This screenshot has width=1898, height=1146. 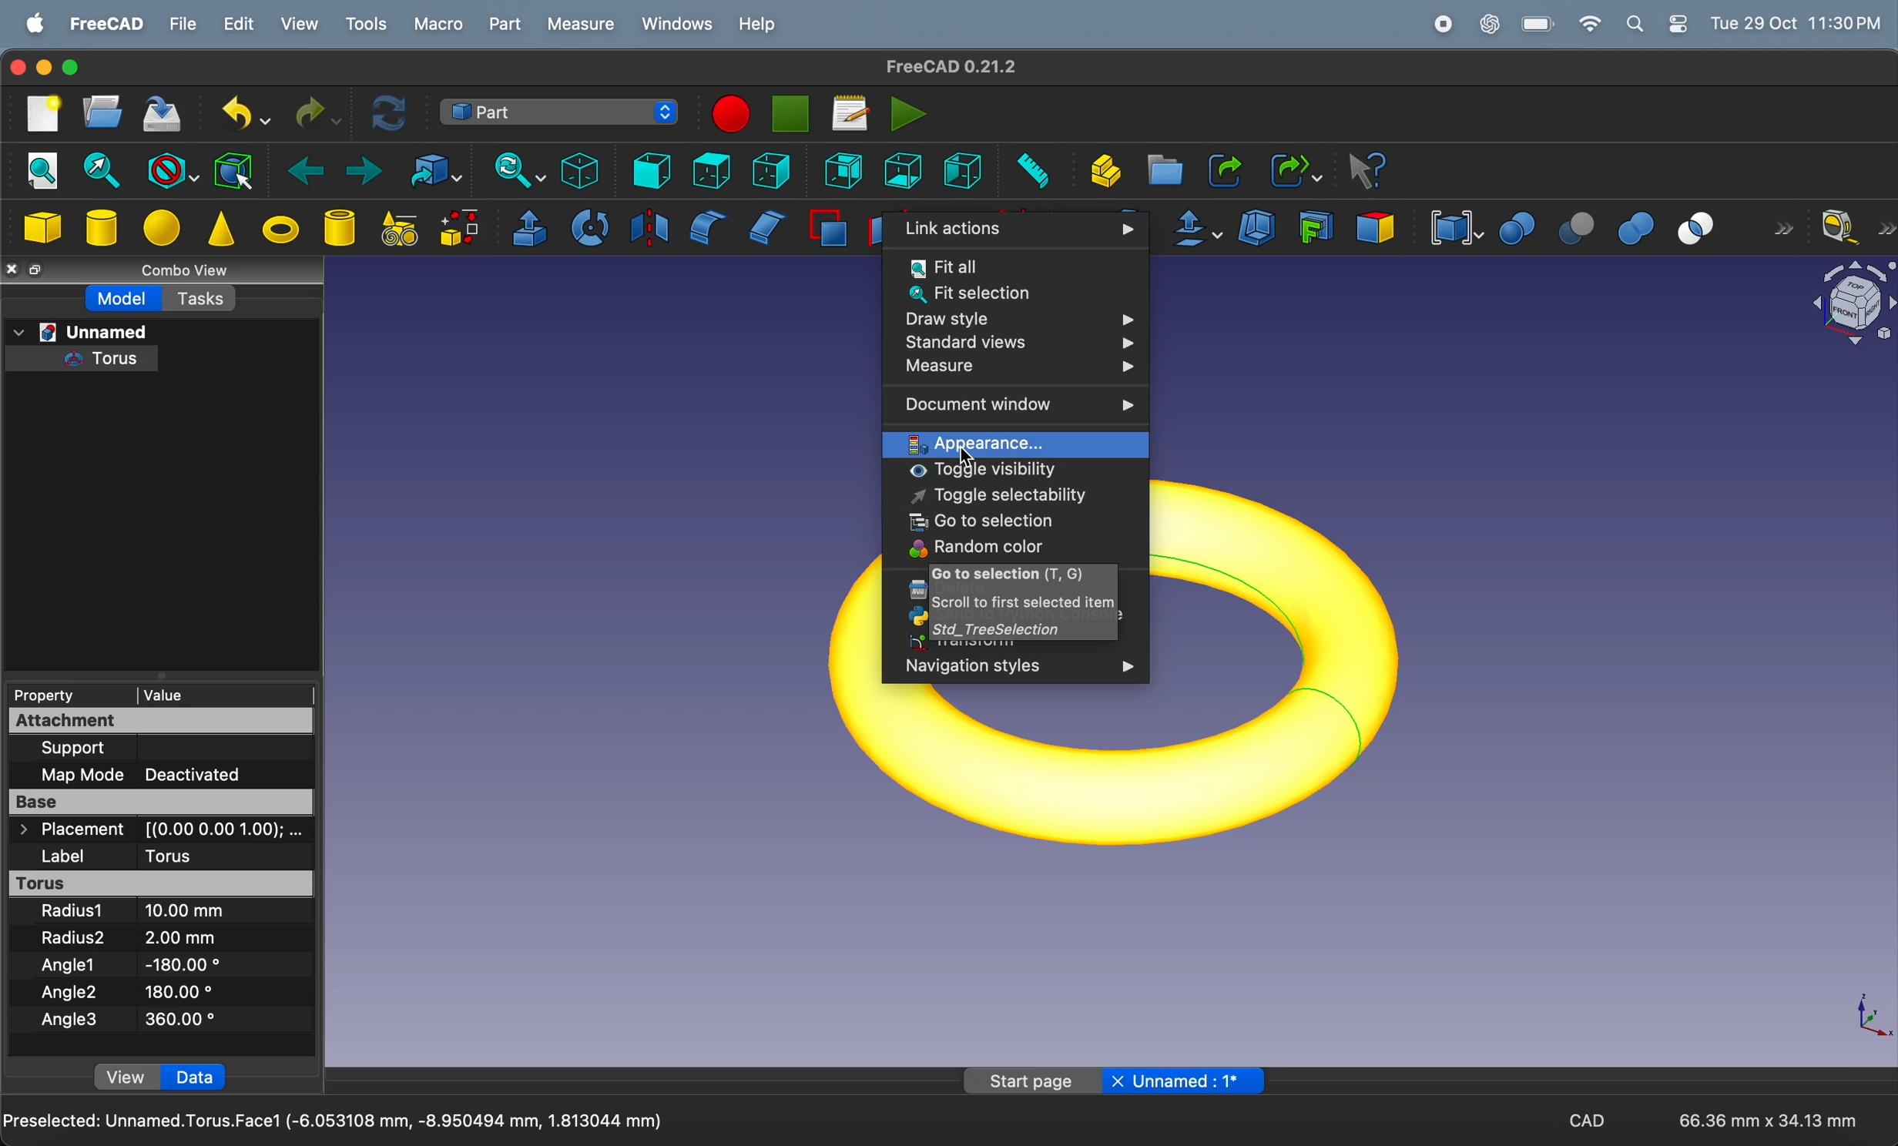 I want to click on unamed, so click(x=81, y=333).